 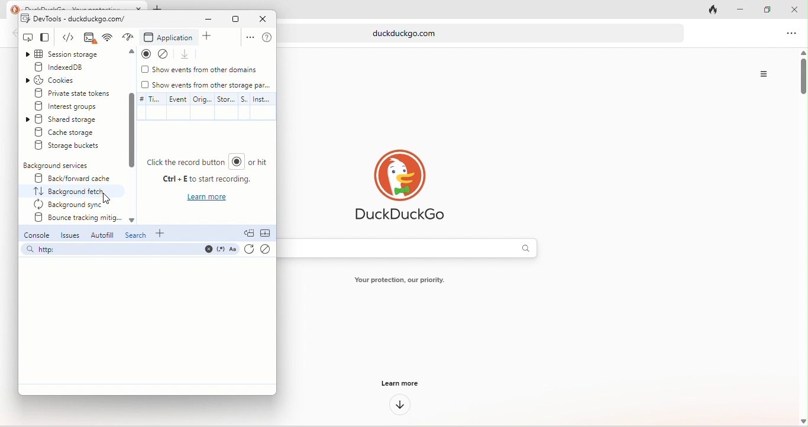 I want to click on learn more, so click(x=208, y=199).